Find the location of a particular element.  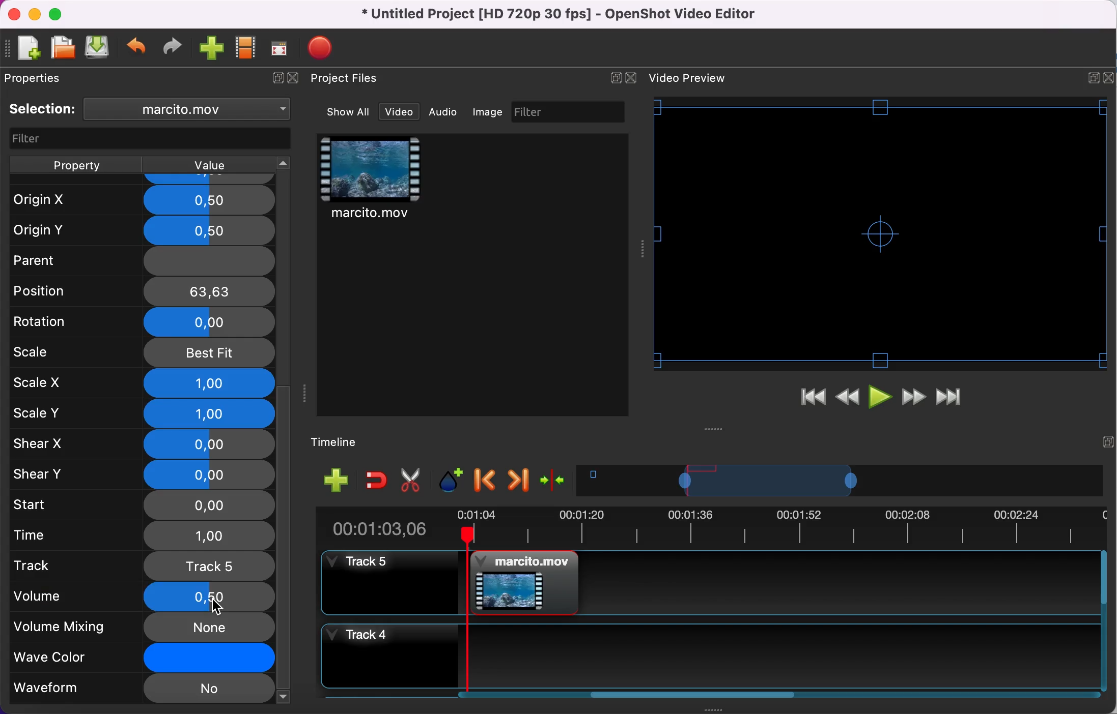

properties is located at coordinates (38, 78).